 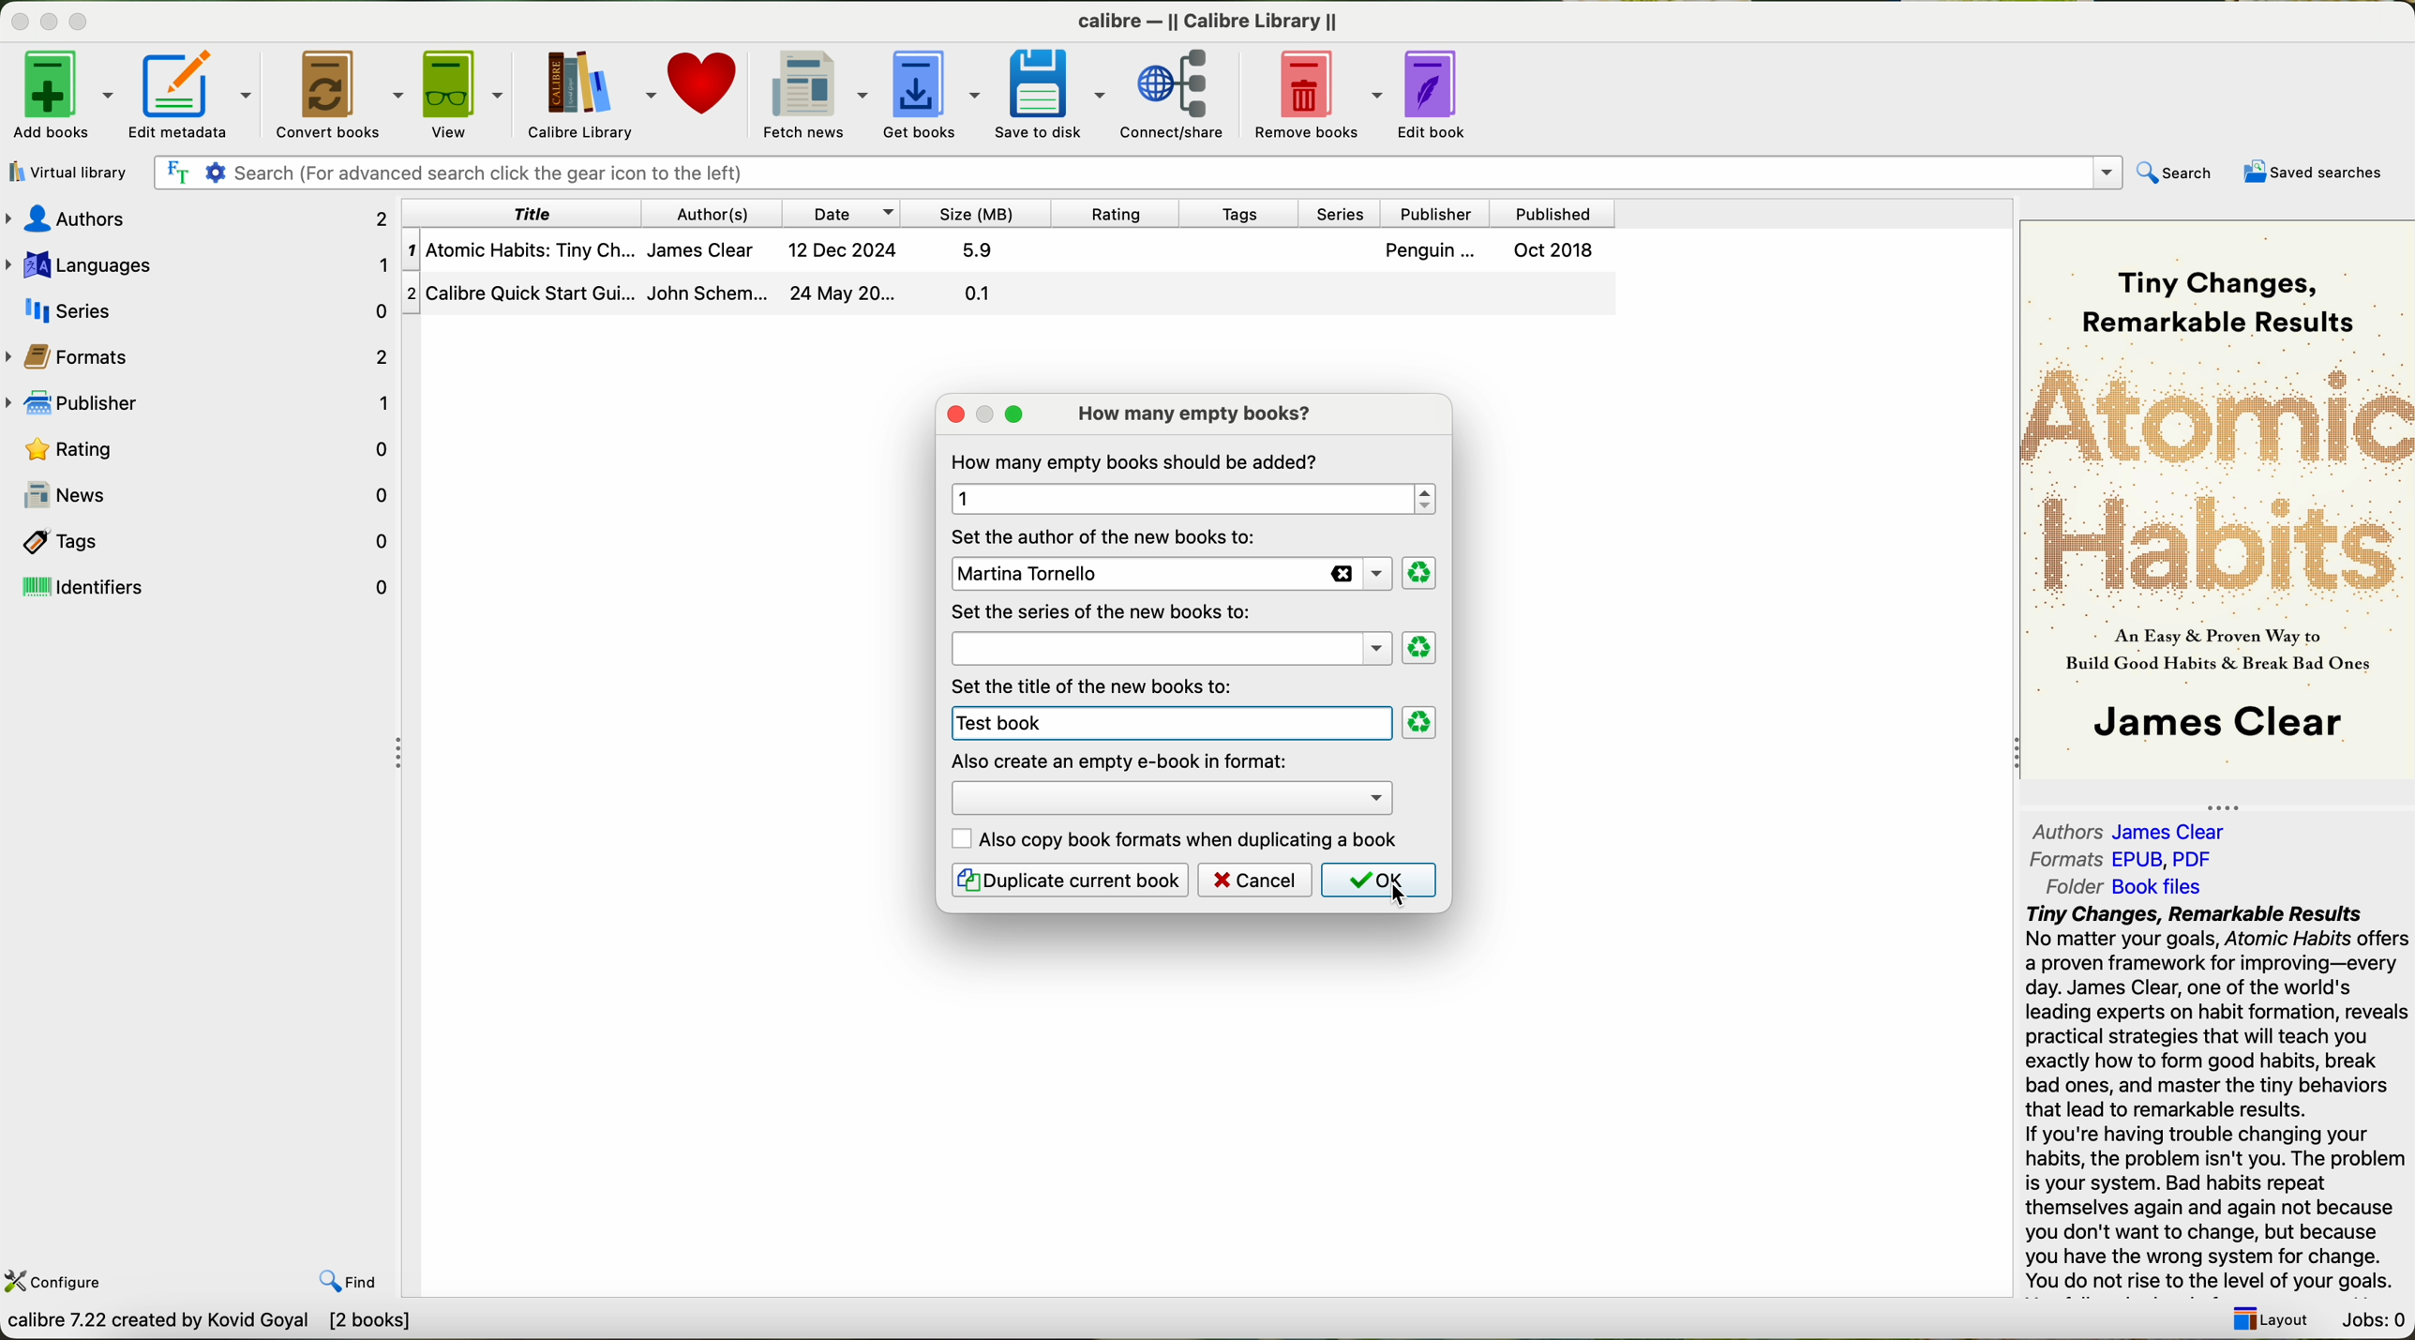 What do you see at coordinates (527, 212) in the screenshot?
I see `title` at bounding box center [527, 212].